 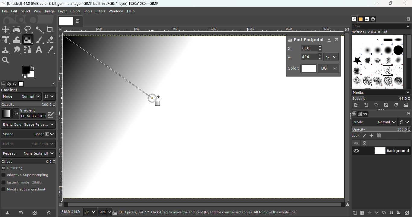 I want to click on Refresh brushes, so click(x=396, y=105).